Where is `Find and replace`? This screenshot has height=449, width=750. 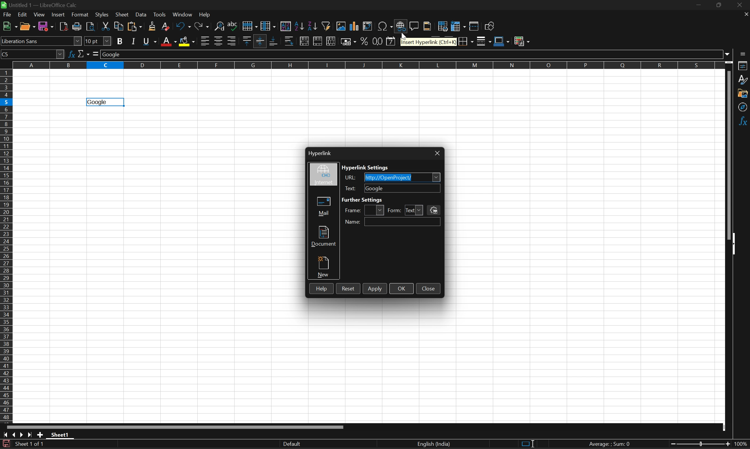
Find and replace is located at coordinates (220, 25).